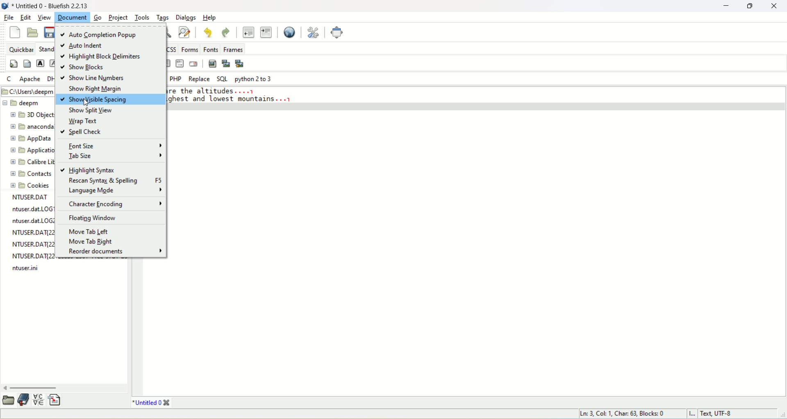  I want to click on dialogs, so click(184, 18).